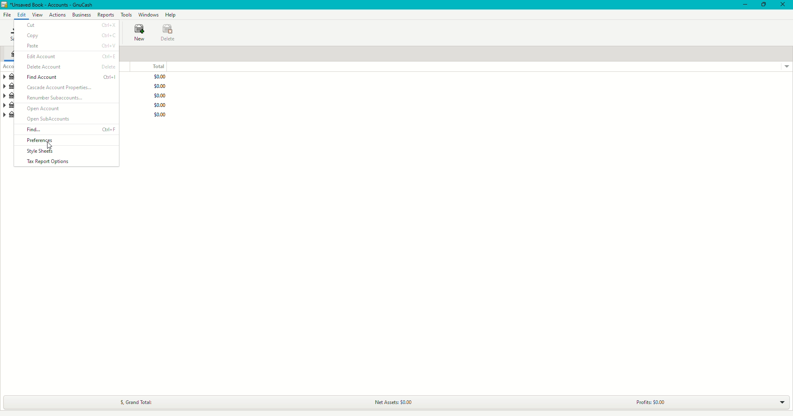 This screenshot has width=793, height=416. What do you see at coordinates (7, 15) in the screenshot?
I see `File` at bounding box center [7, 15].